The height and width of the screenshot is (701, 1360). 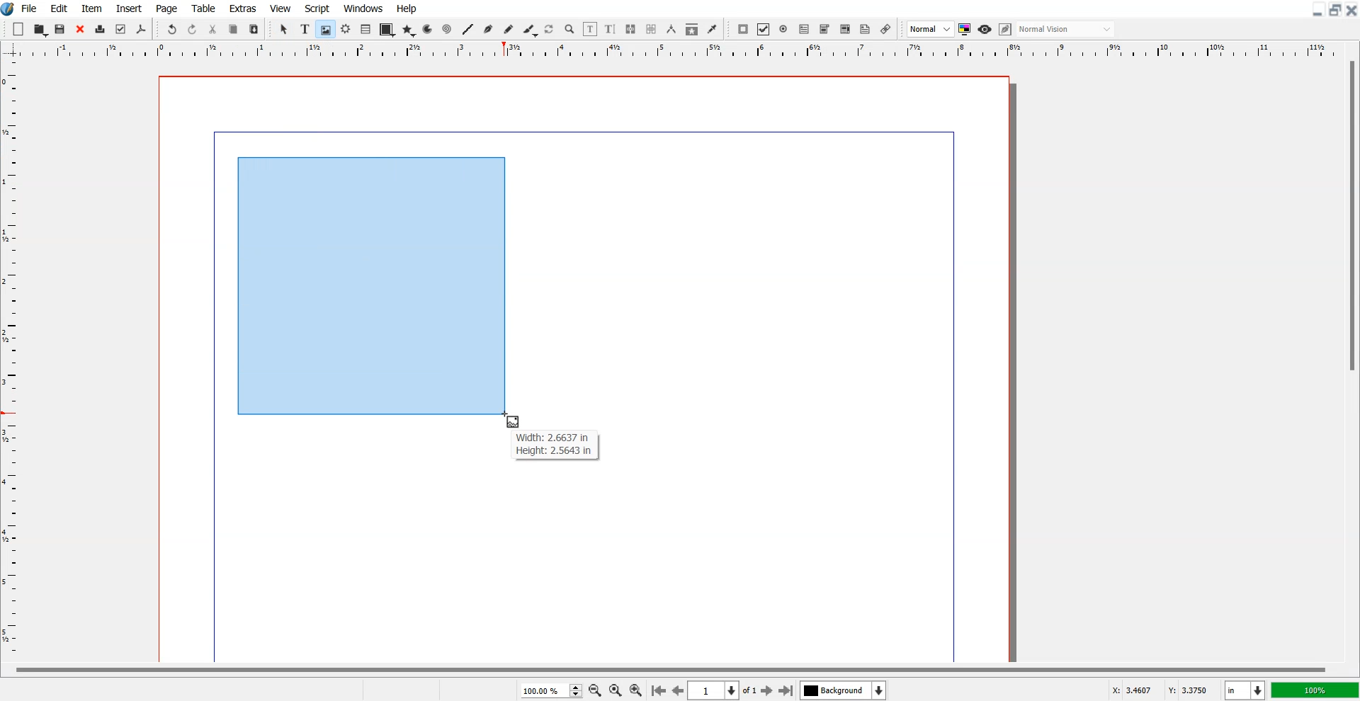 What do you see at coordinates (284, 30) in the screenshot?
I see `Select Item` at bounding box center [284, 30].